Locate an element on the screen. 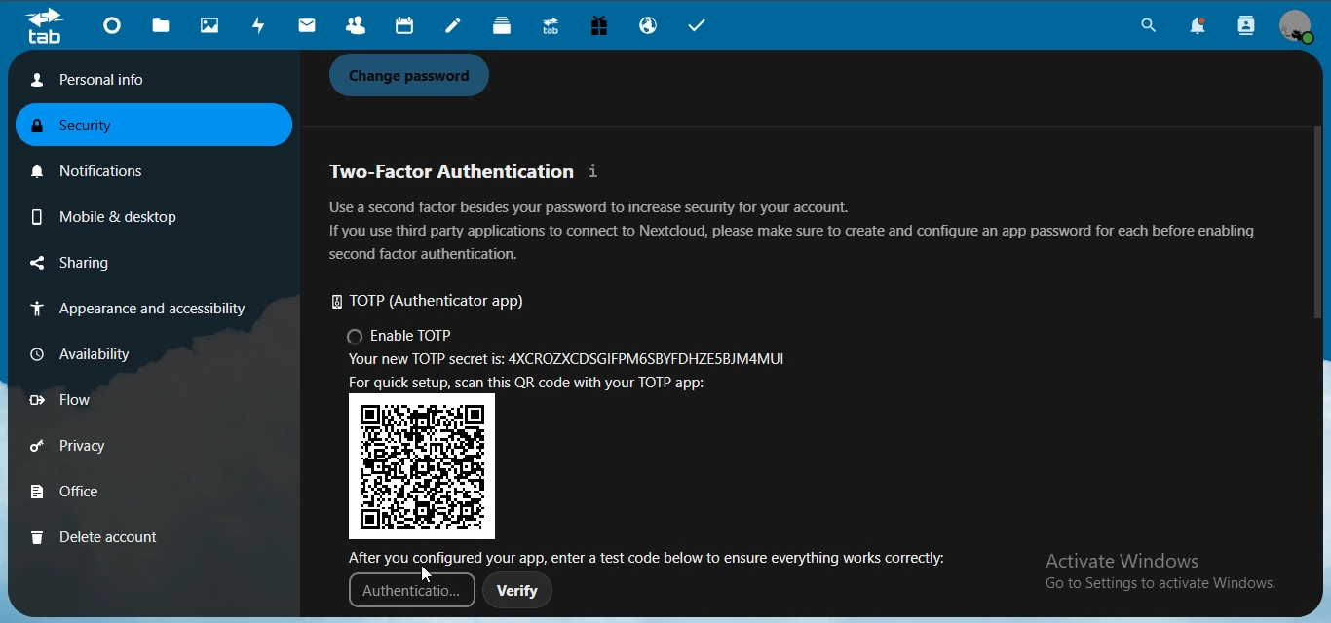 Image resolution: width=1331 pixels, height=623 pixels. TOTP secret is located at coordinates (571, 362).